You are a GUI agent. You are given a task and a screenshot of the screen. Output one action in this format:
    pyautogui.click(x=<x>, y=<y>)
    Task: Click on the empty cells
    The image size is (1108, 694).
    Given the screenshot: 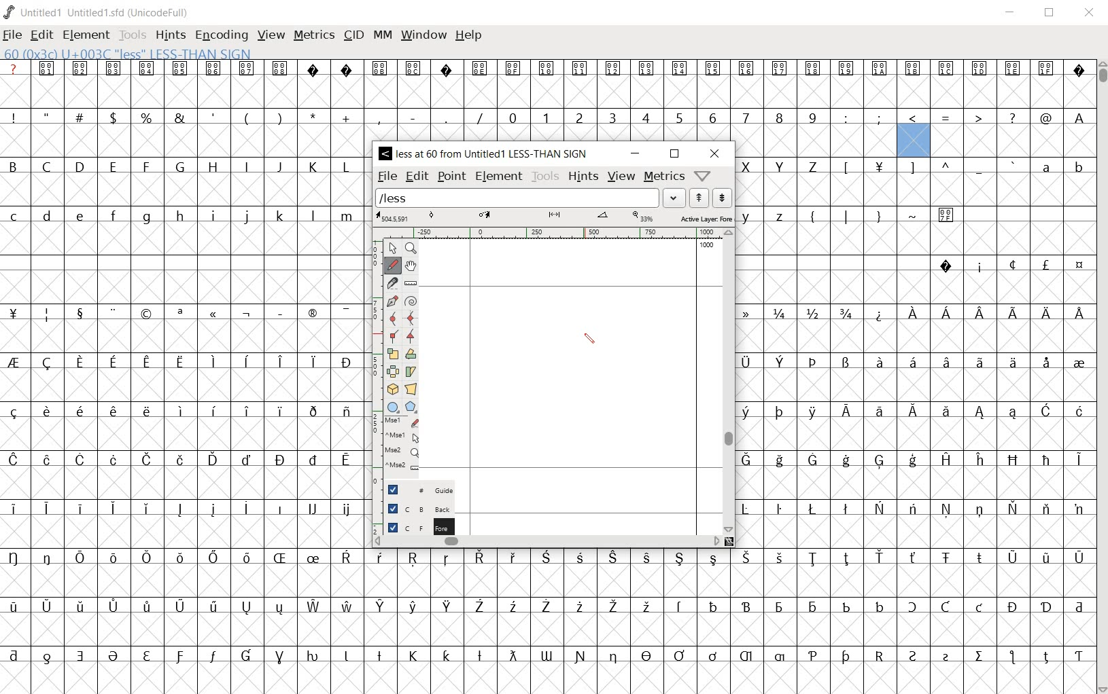 What is the action you would take?
    pyautogui.click(x=546, y=676)
    